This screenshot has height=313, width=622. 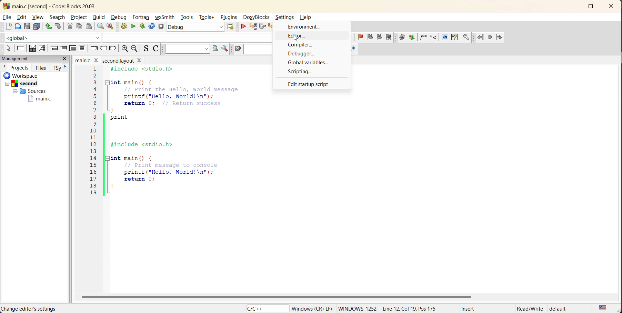 What do you see at coordinates (142, 17) in the screenshot?
I see `fortran` at bounding box center [142, 17].